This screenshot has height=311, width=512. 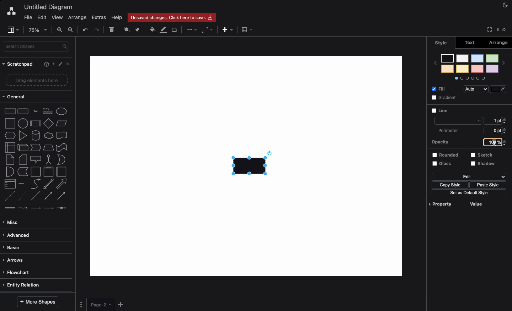 I want to click on Zoom out, so click(x=71, y=30).